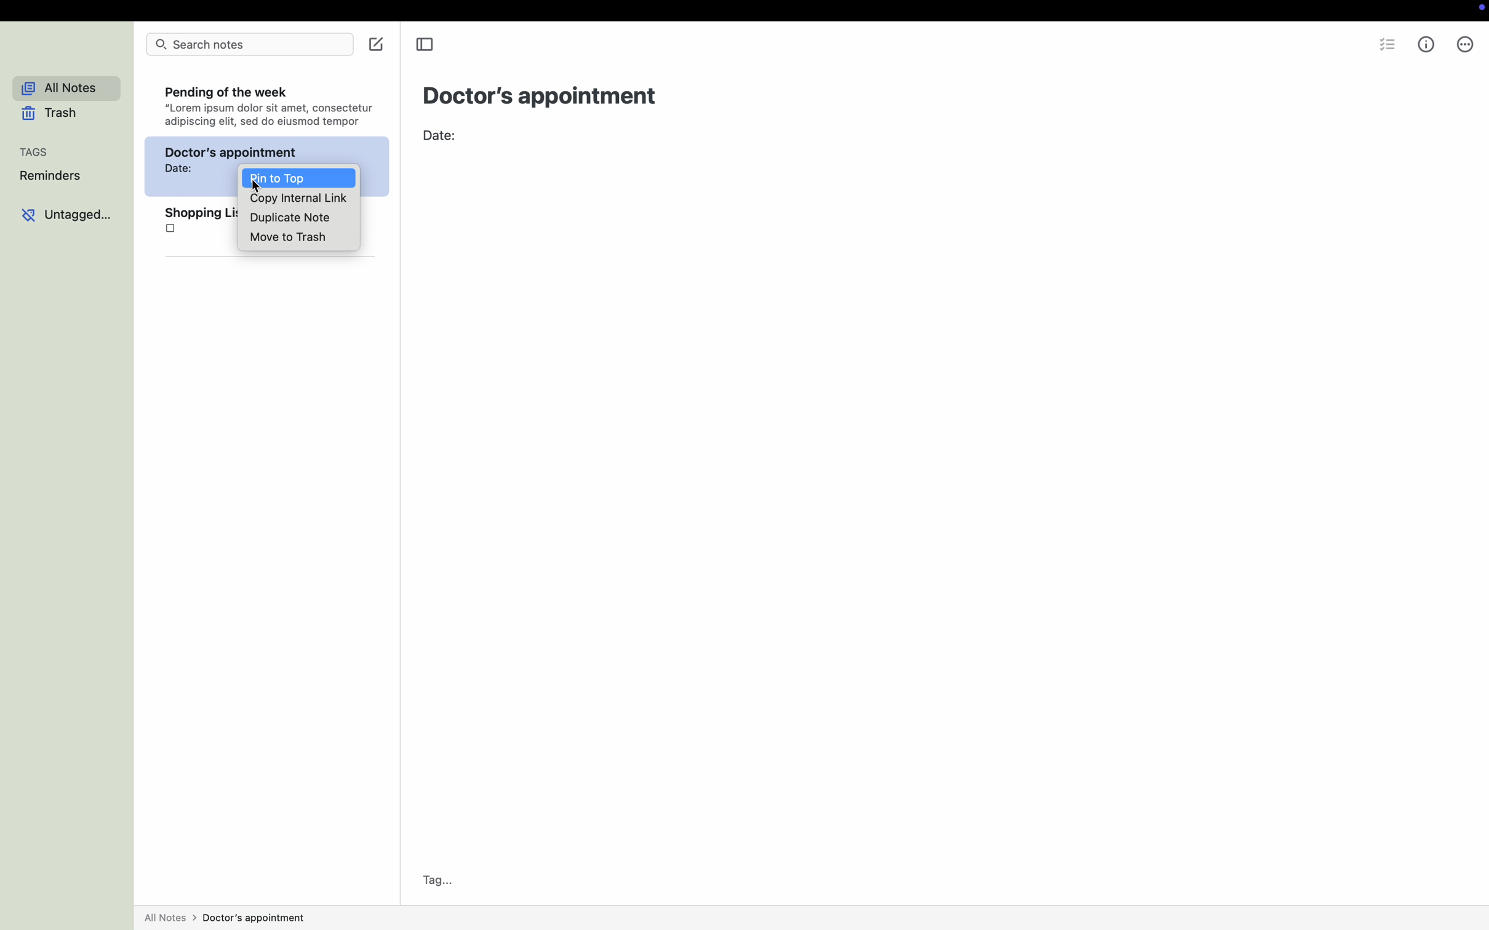 This screenshot has width=1489, height=930. Describe the element at coordinates (437, 881) in the screenshot. I see `tag` at that location.